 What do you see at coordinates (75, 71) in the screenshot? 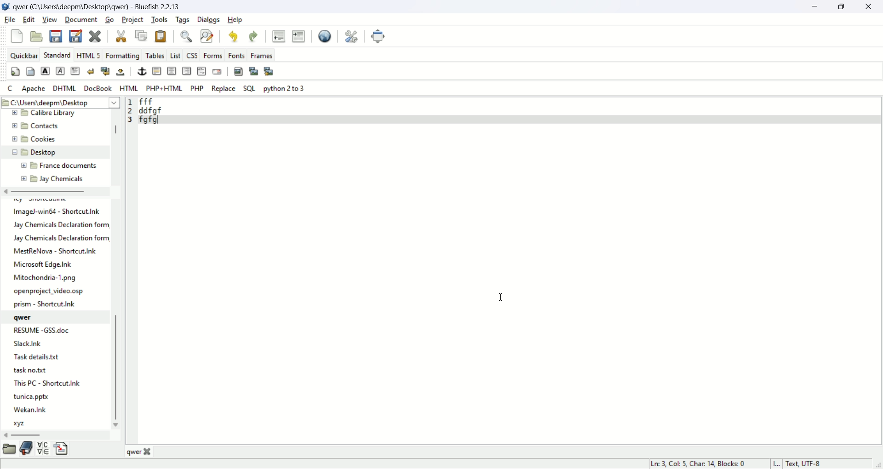
I see `paragraph` at bounding box center [75, 71].